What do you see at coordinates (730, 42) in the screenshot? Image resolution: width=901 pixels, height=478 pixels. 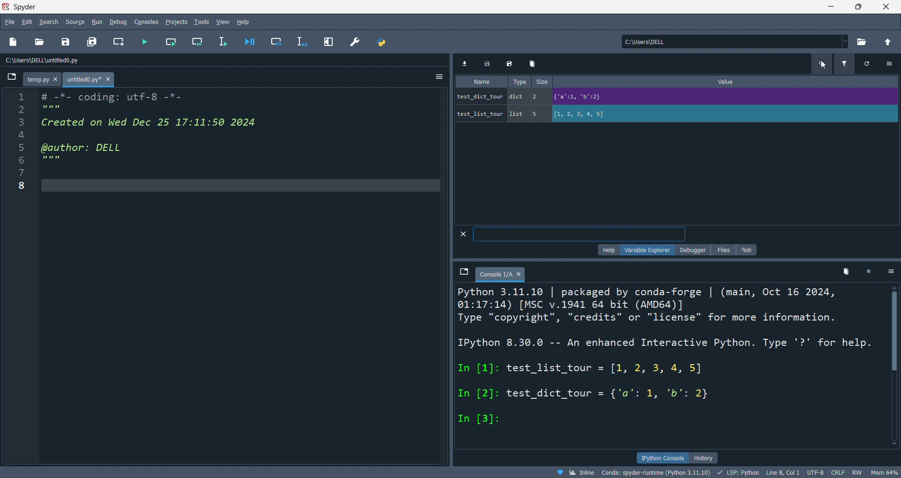 I see `current directory` at bounding box center [730, 42].